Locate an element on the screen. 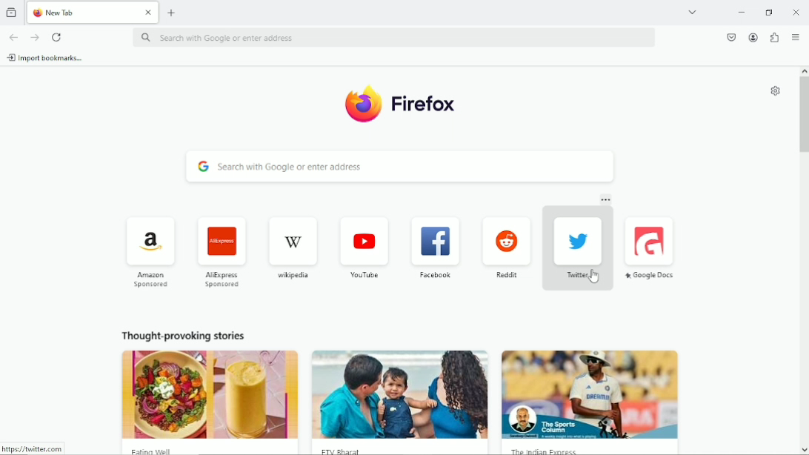  minimize is located at coordinates (740, 13).